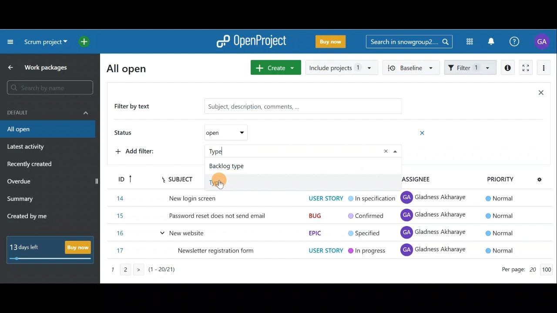 The width and height of the screenshot is (557, 313). Describe the element at coordinates (519, 42) in the screenshot. I see `Help` at that location.